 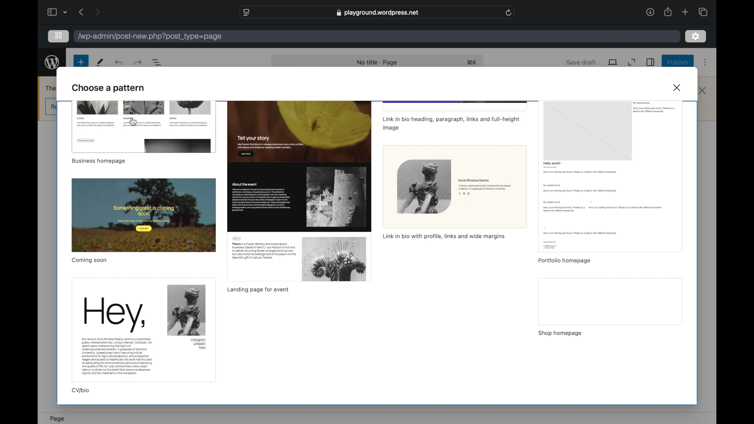 What do you see at coordinates (66, 12) in the screenshot?
I see `dropdown` at bounding box center [66, 12].